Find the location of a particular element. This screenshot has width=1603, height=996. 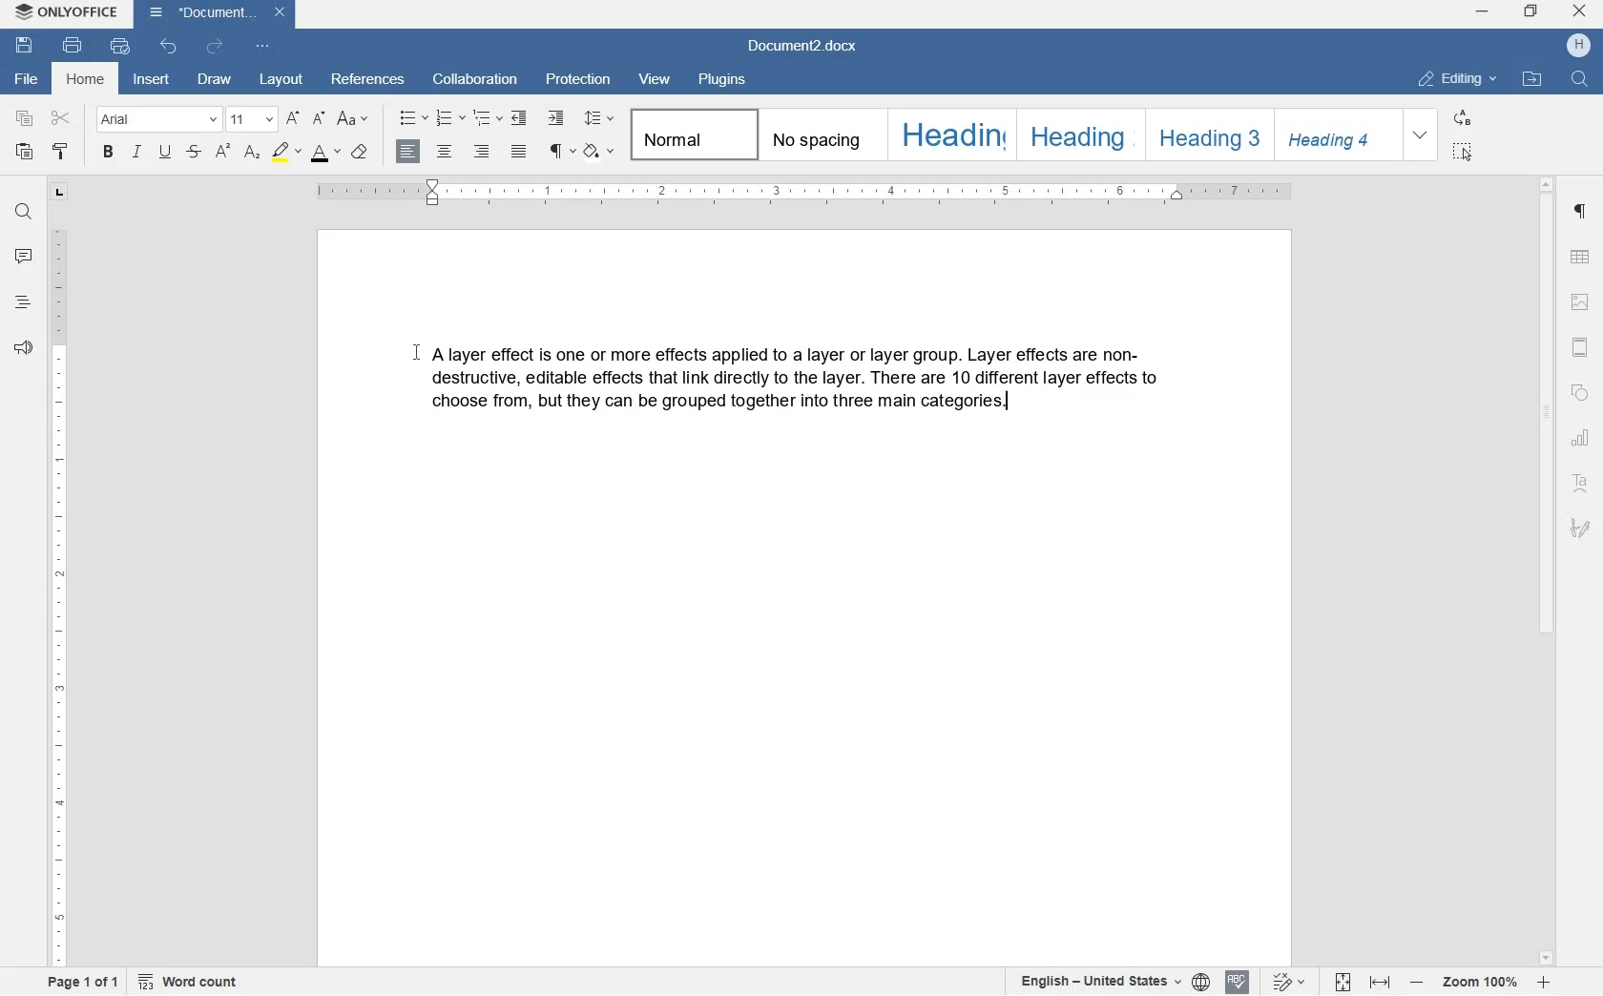

print is located at coordinates (73, 45).